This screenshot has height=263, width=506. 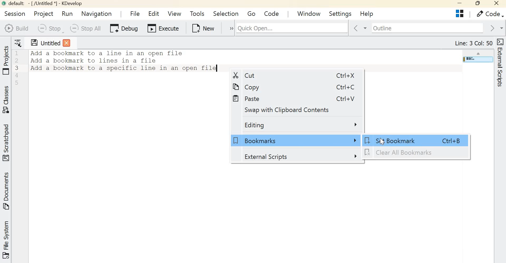 I want to click on Build, so click(x=16, y=28).